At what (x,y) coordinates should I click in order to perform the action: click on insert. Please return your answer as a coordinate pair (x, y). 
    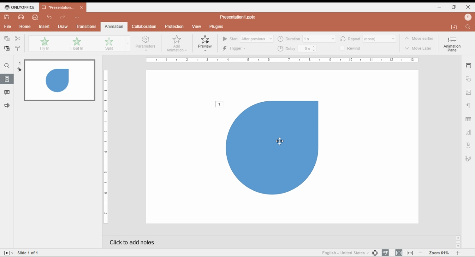
    Looking at the image, I should click on (45, 26).